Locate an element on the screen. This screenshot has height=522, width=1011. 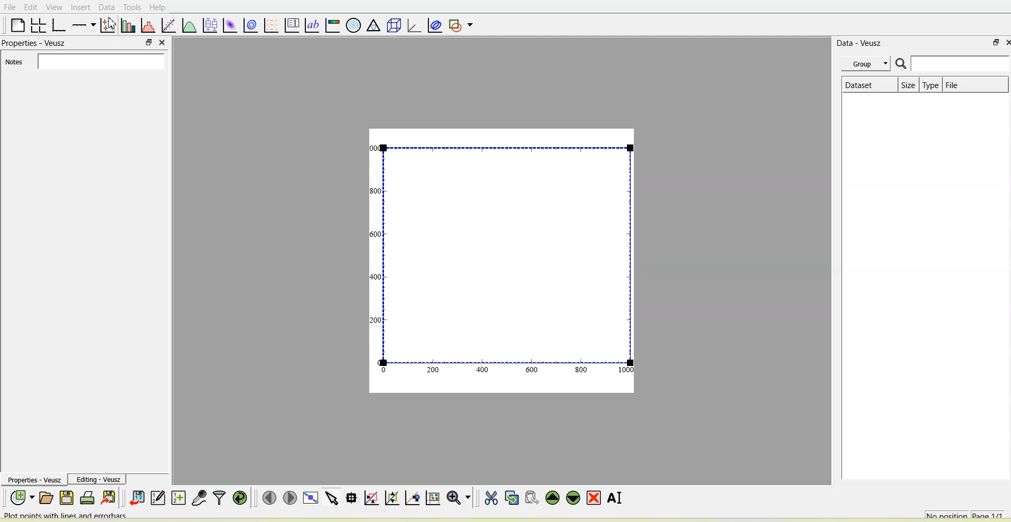
Base graph is located at coordinates (58, 25).